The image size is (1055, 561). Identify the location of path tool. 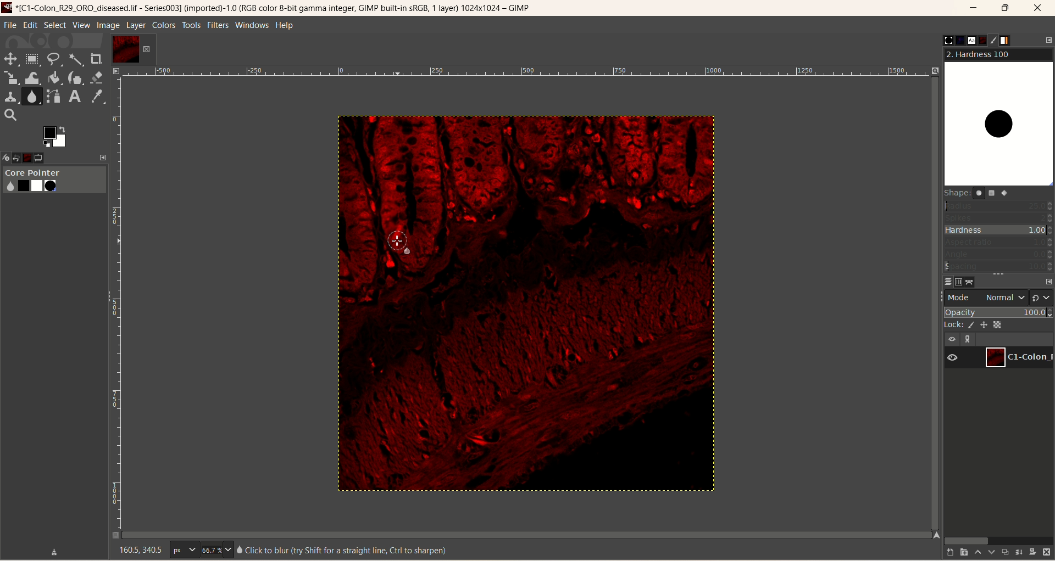
(54, 96).